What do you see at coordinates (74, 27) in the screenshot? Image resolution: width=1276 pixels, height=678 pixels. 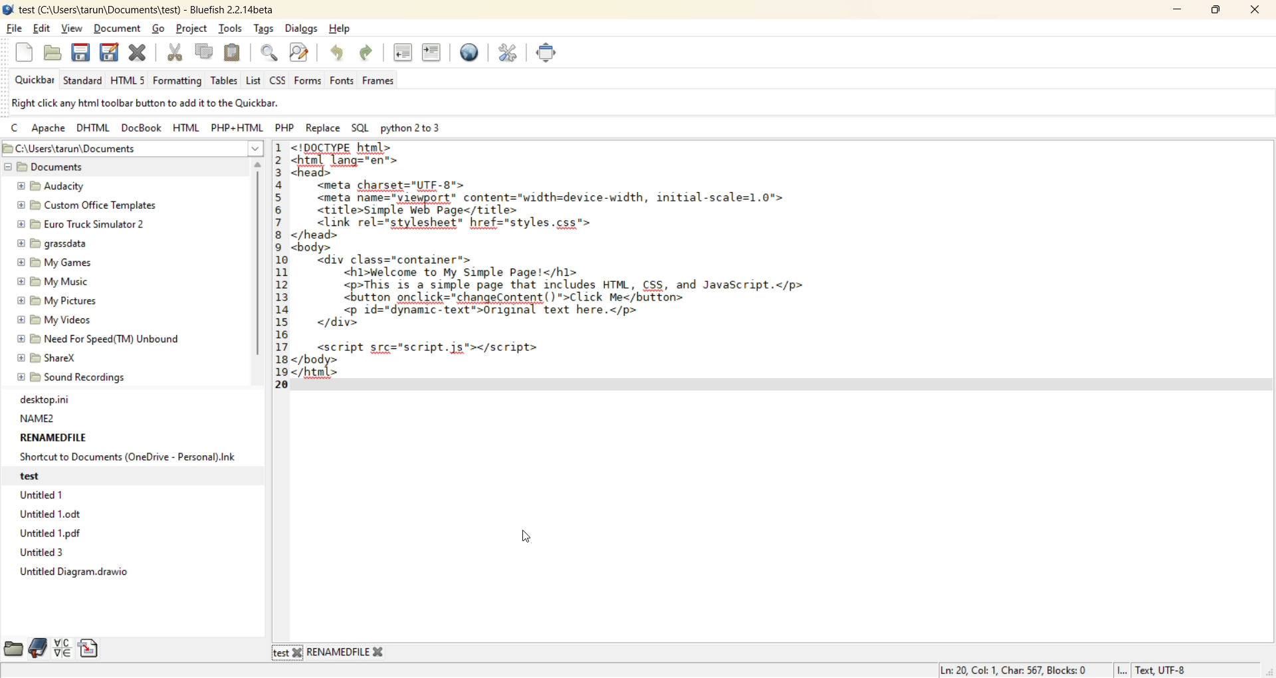 I see `view` at bounding box center [74, 27].